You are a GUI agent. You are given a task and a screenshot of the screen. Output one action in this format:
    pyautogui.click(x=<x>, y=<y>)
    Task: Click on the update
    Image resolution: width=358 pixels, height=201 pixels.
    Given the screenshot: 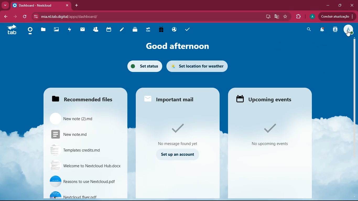 What is the action you would take?
    pyautogui.click(x=337, y=17)
    